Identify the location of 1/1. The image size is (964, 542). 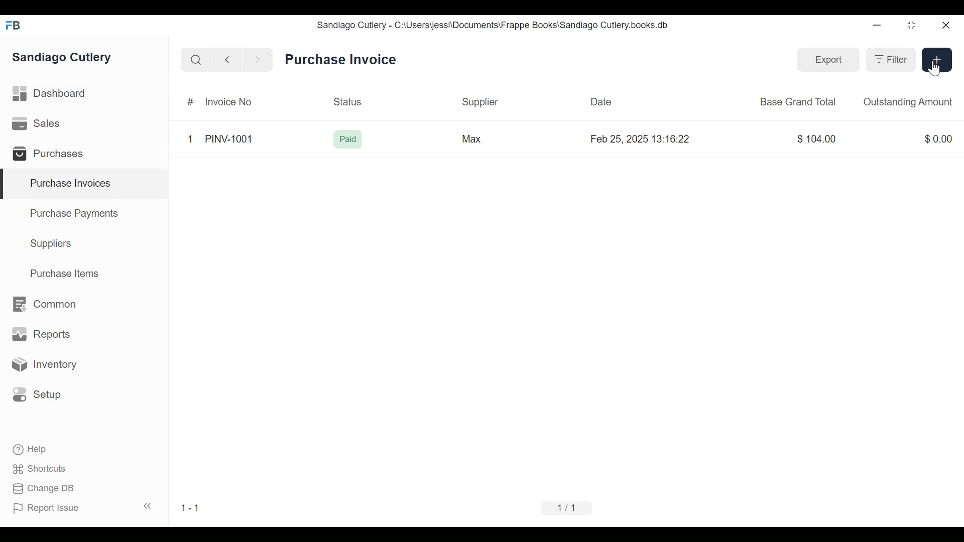
(567, 507).